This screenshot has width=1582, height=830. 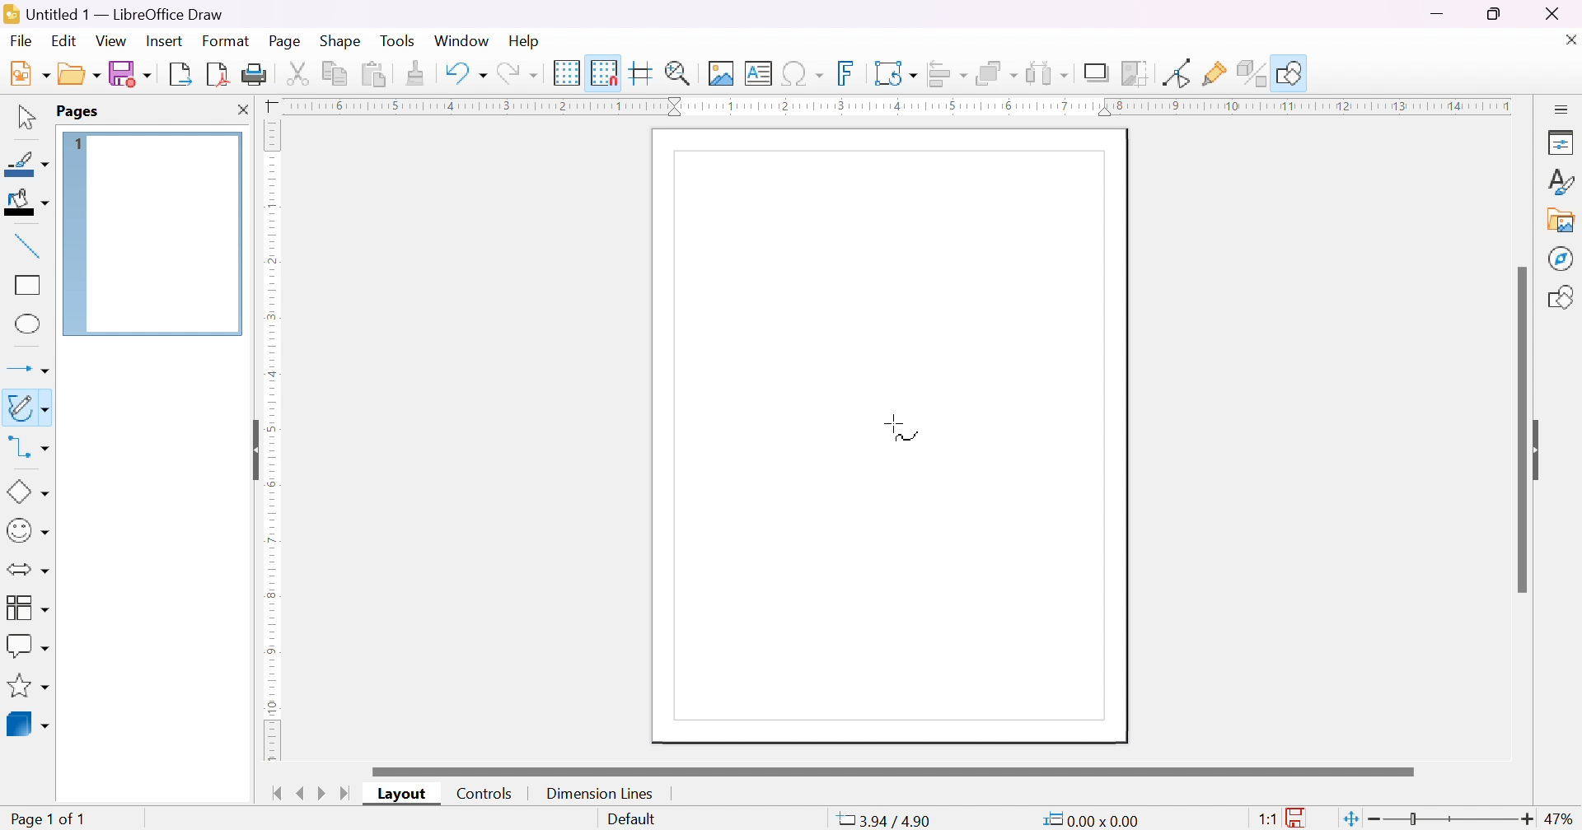 I want to click on flowcharts, so click(x=26, y=607).